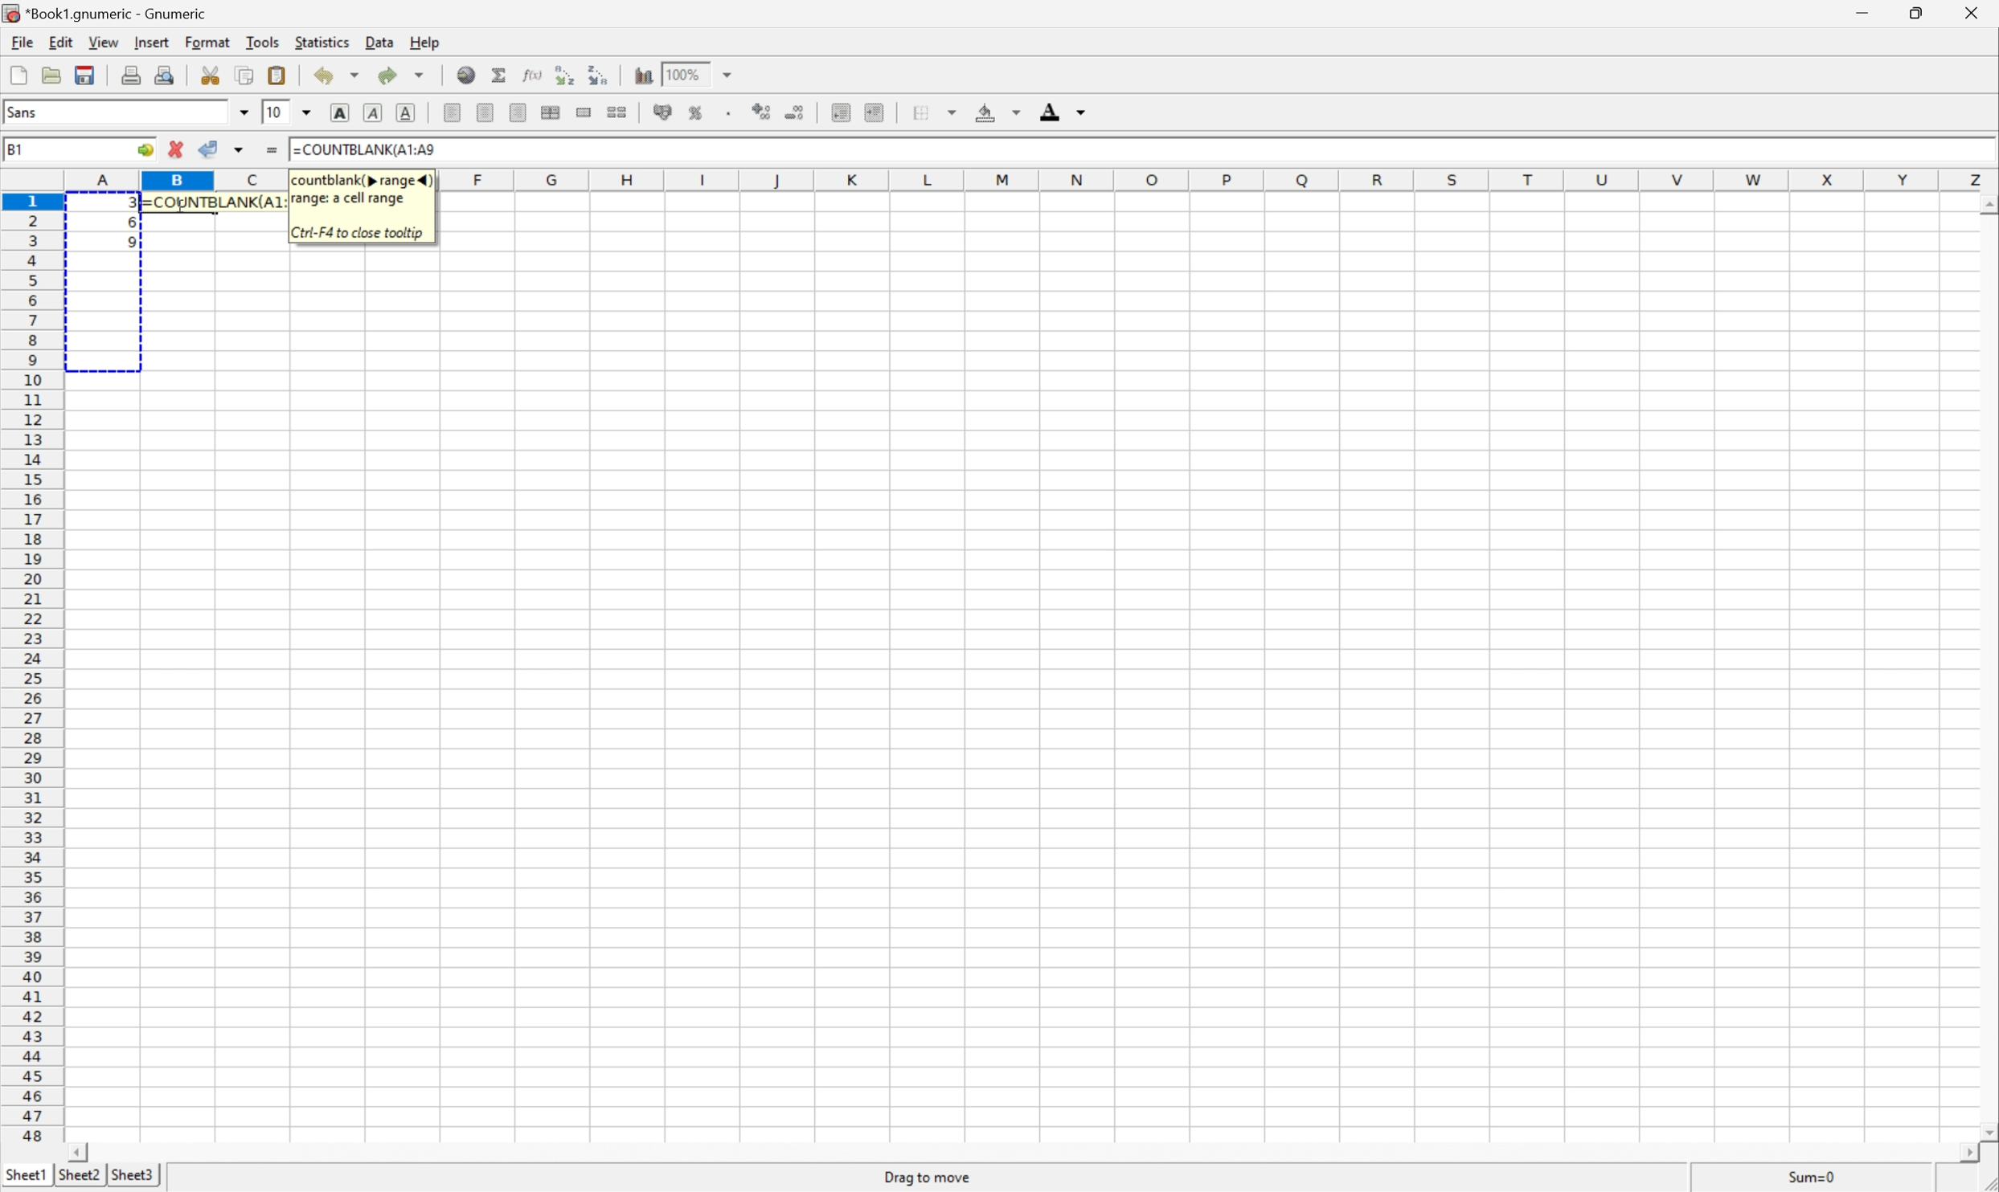 This screenshot has width=1999, height=1192. I want to click on Increase indent, and align the contents to the left, so click(876, 112).